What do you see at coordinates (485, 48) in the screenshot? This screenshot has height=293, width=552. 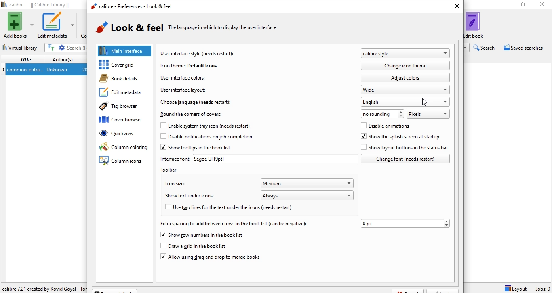 I see `Search` at bounding box center [485, 48].